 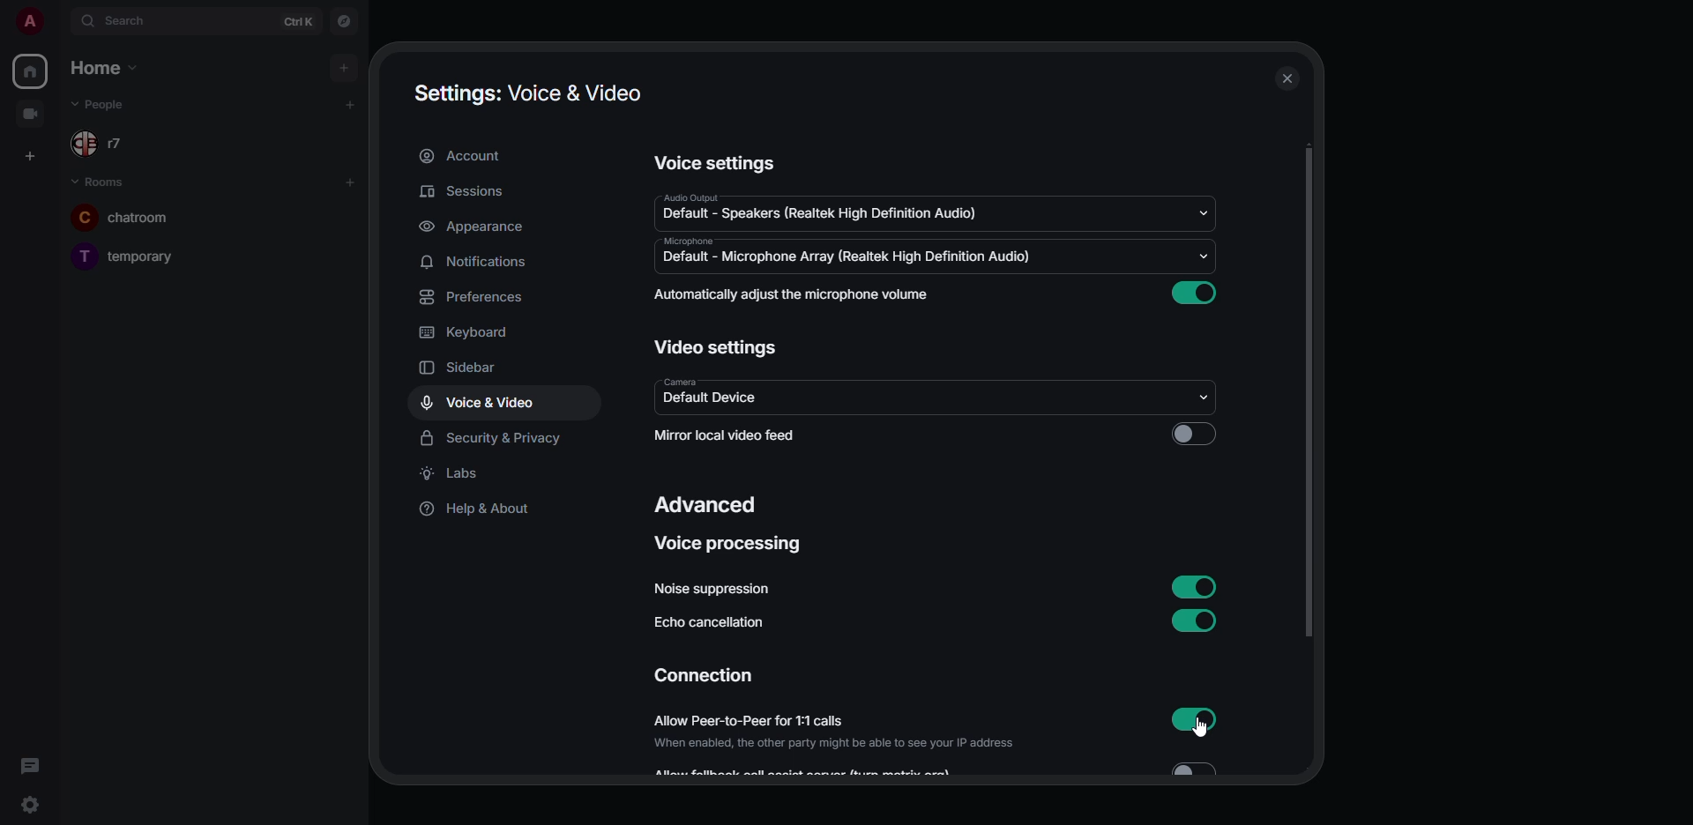 I want to click on advanced, so click(x=706, y=502).